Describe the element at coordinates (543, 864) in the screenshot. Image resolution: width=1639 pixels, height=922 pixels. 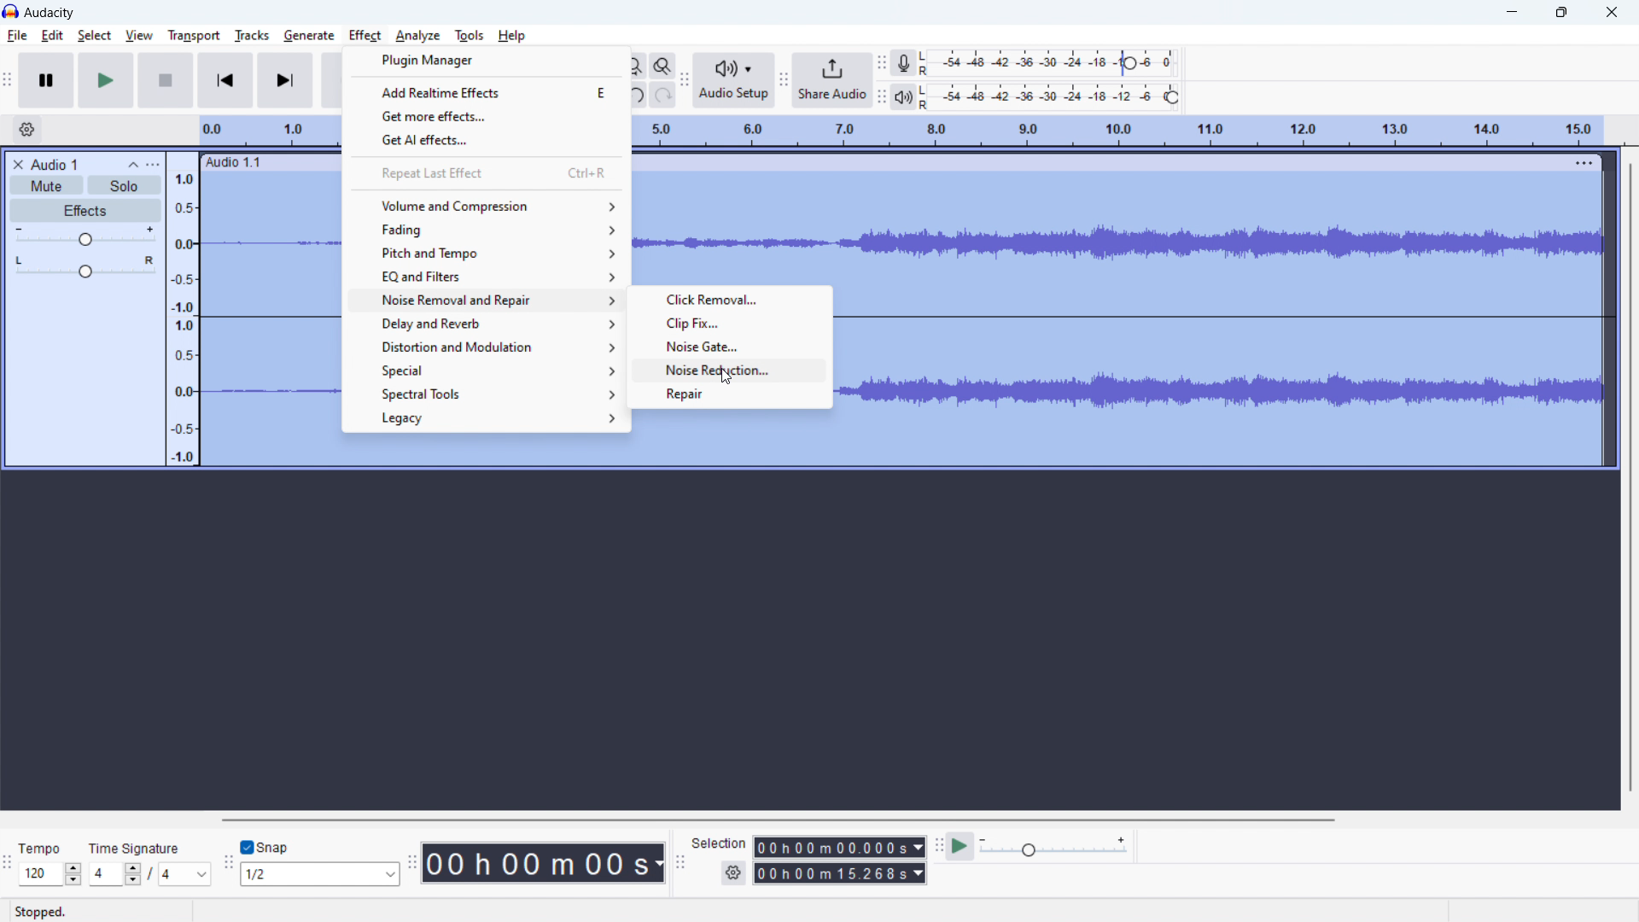
I see `time stamp` at that location.